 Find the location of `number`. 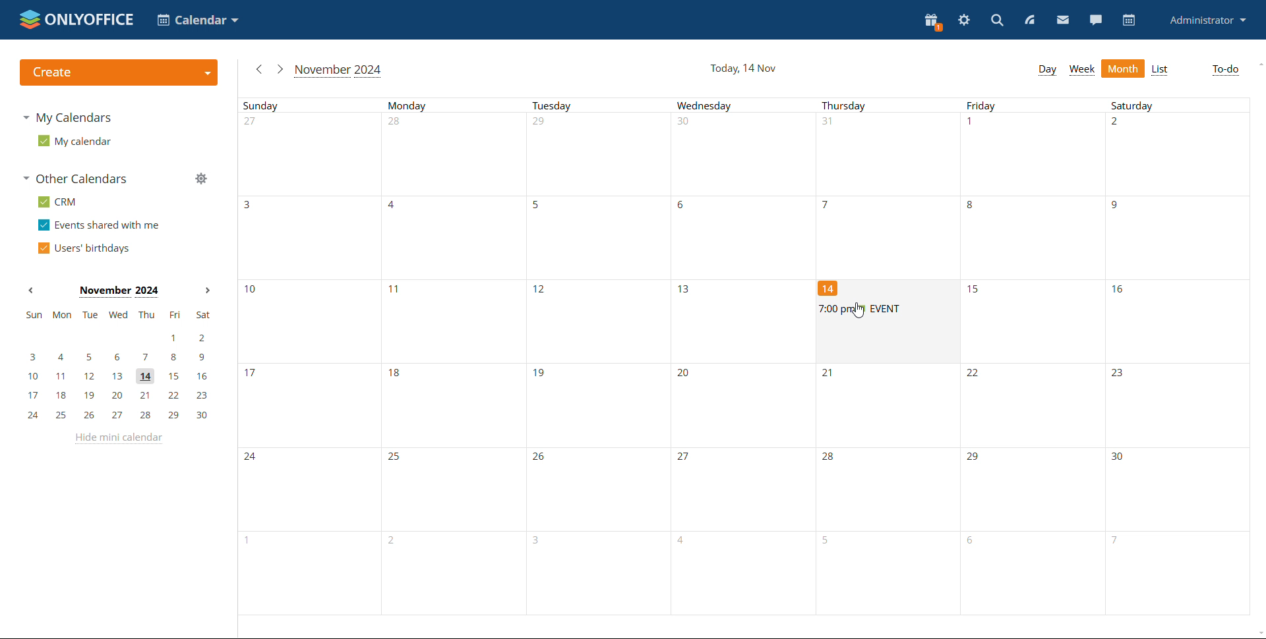

number is located at coordinates (395, 206).